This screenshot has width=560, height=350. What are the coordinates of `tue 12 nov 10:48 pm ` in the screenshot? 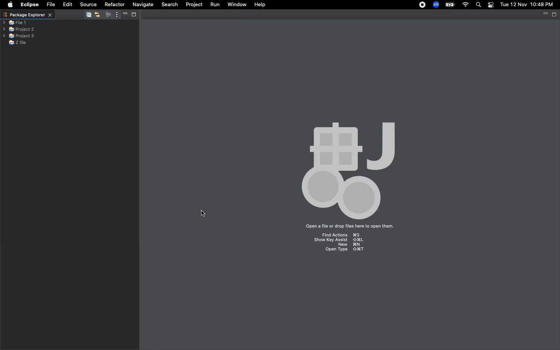 It's located at (526, 4).